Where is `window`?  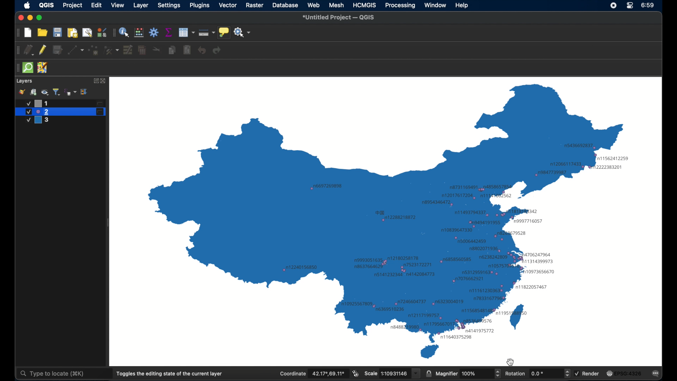 window is located at coordinates (435, 6).